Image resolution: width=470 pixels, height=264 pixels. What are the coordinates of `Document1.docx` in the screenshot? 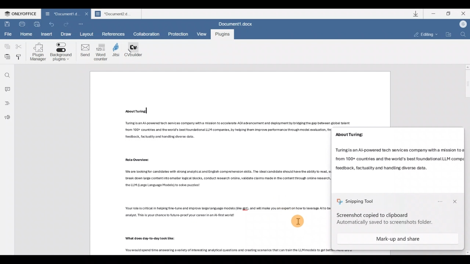 It's located at (237, 23).